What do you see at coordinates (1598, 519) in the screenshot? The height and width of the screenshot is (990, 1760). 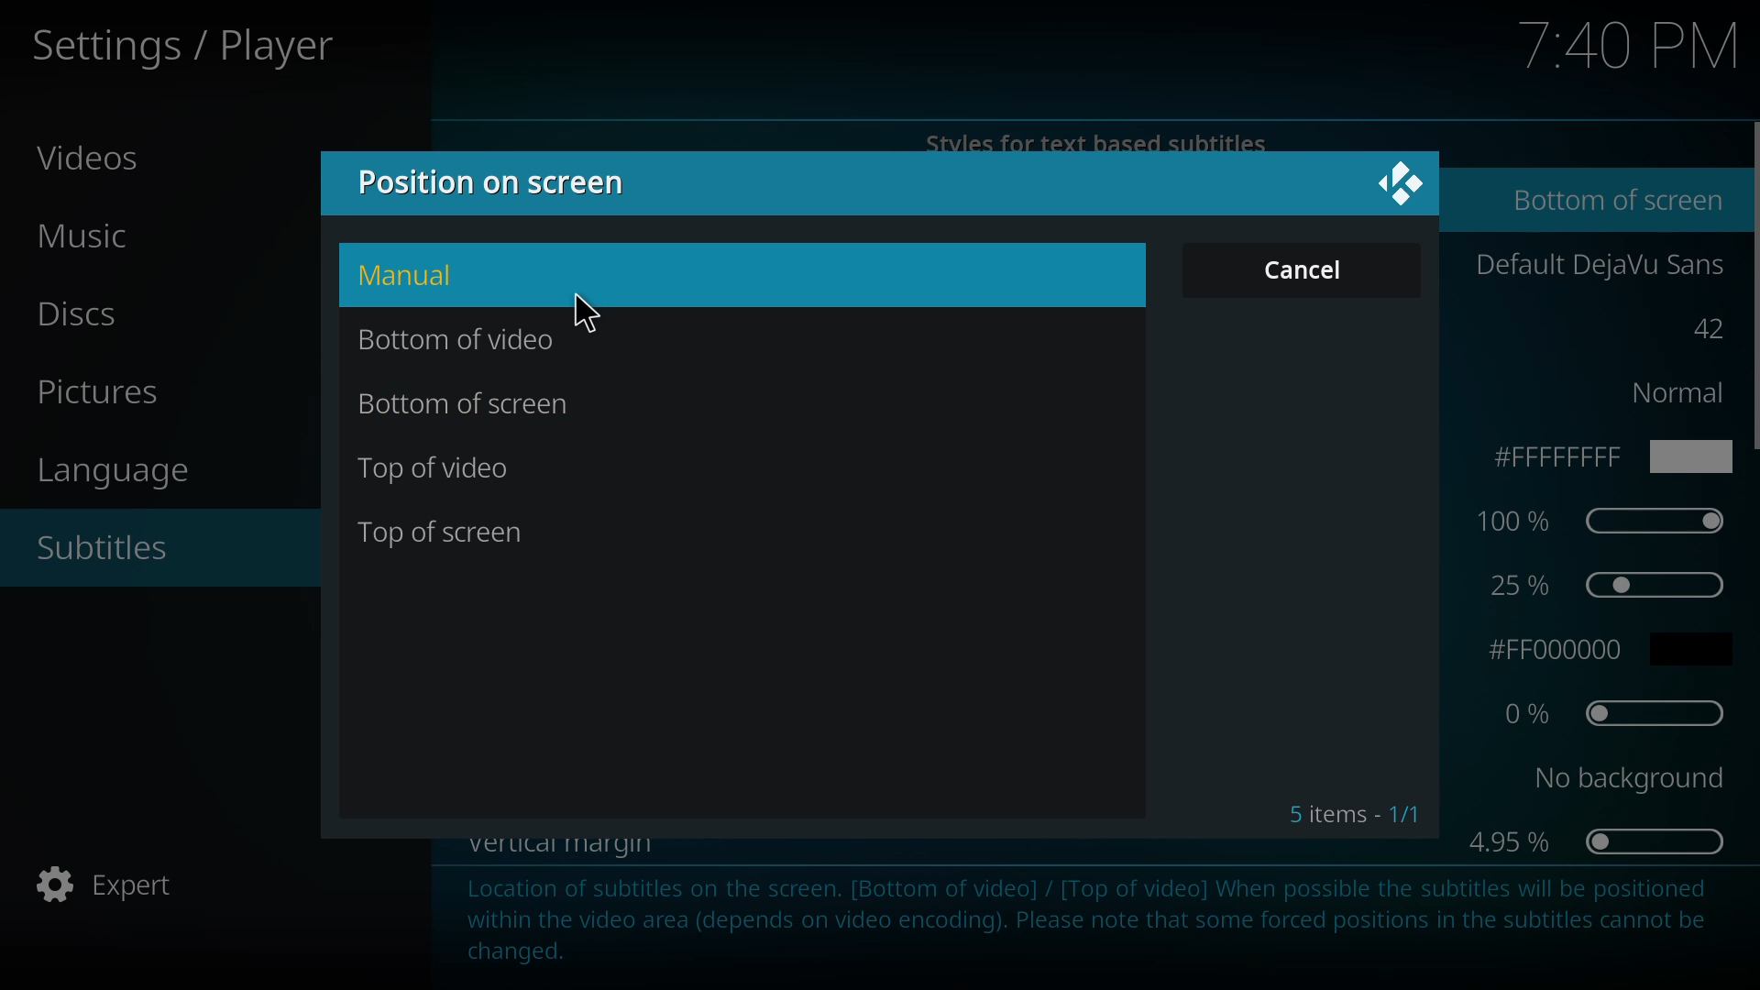 I see `100` at bounding box center [1598, 519].